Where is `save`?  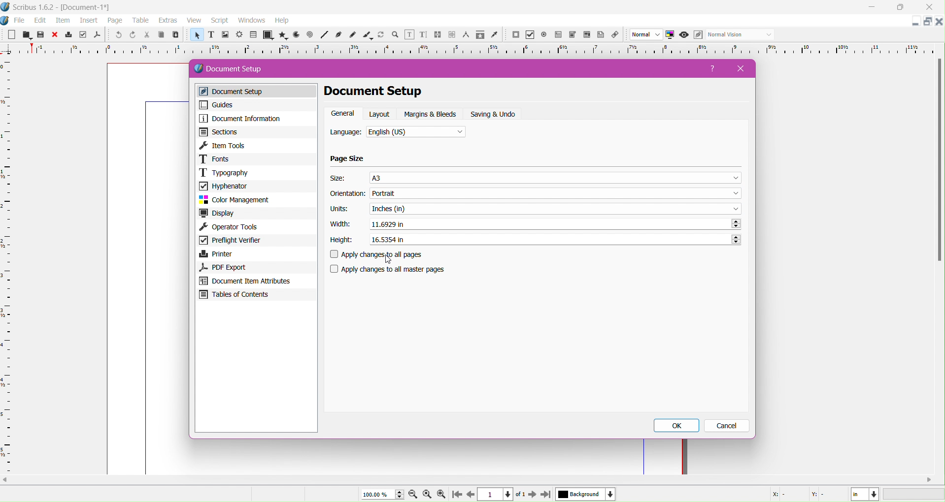 save is located at coordinates (40, 35).